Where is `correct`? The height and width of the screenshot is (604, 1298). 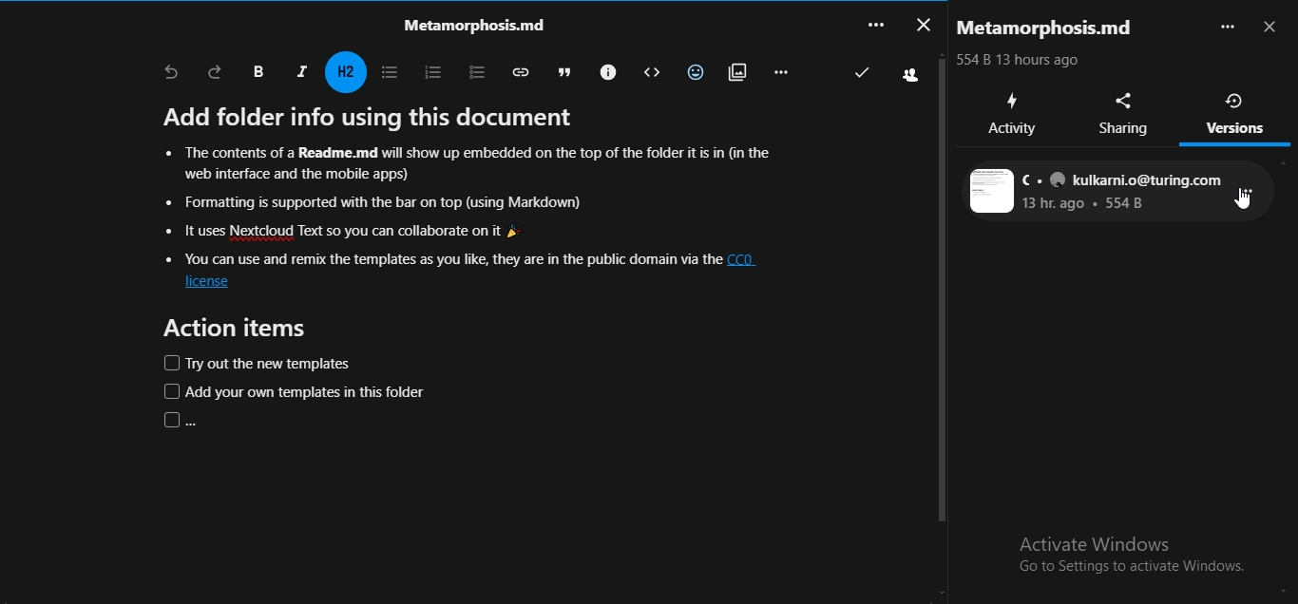
correct is located at coordinates (862, 72).